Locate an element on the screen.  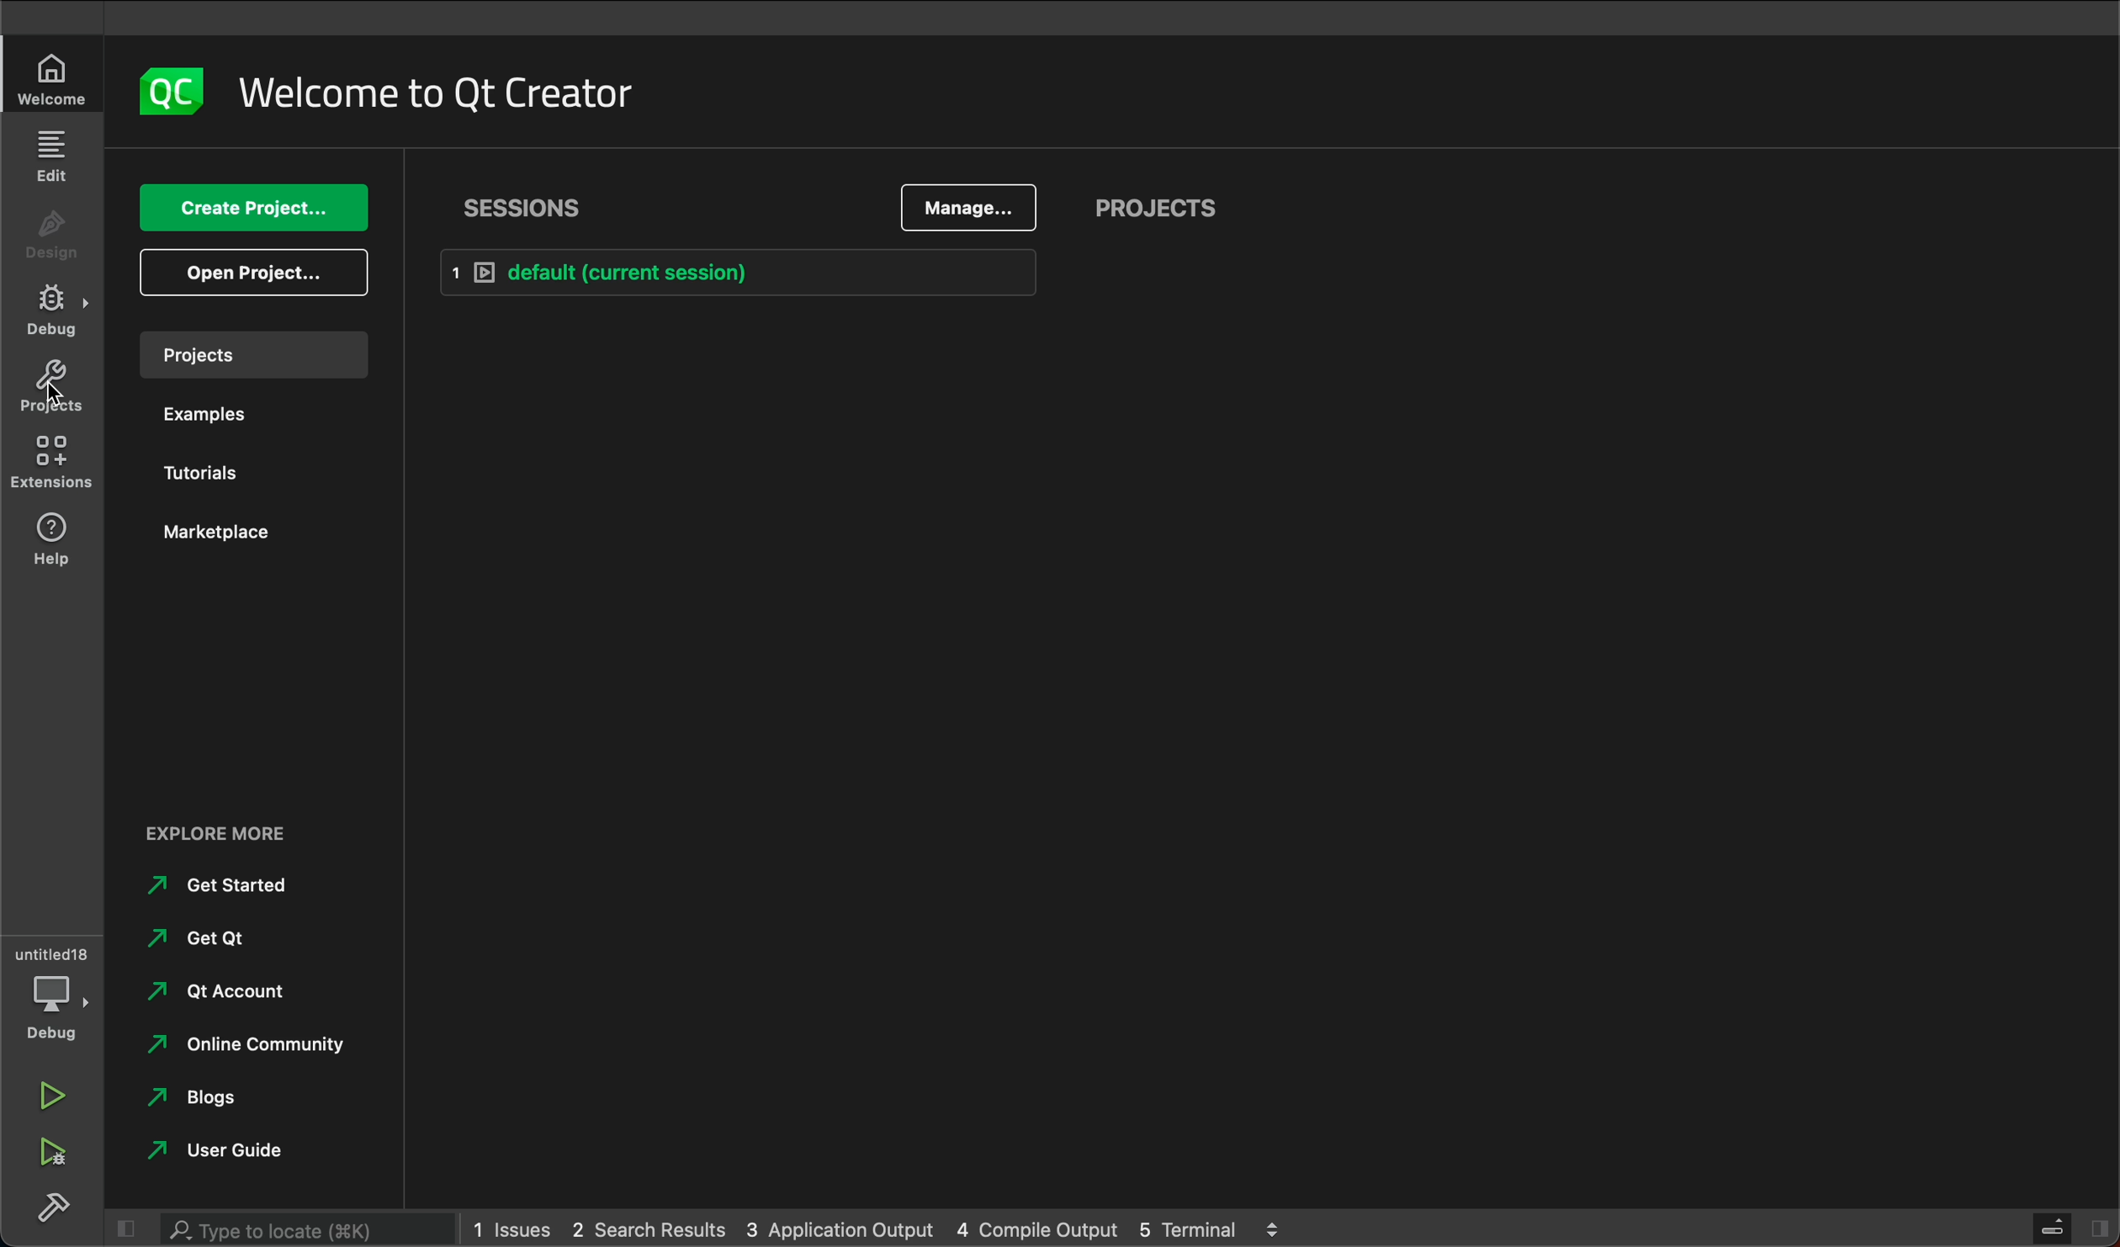
2 Search Results is located at coordinates (647, 1227).